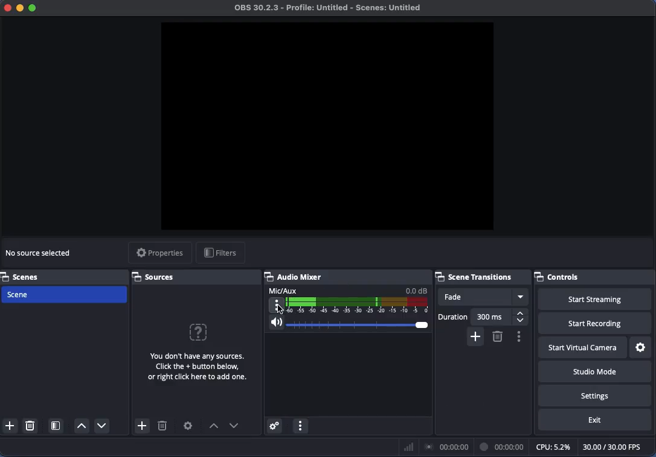 The height and width of the screenshot is (457, 656). Describe the element at coordinates (300, 426) in the screenshot. I see `Audio mixer menu` at that location.